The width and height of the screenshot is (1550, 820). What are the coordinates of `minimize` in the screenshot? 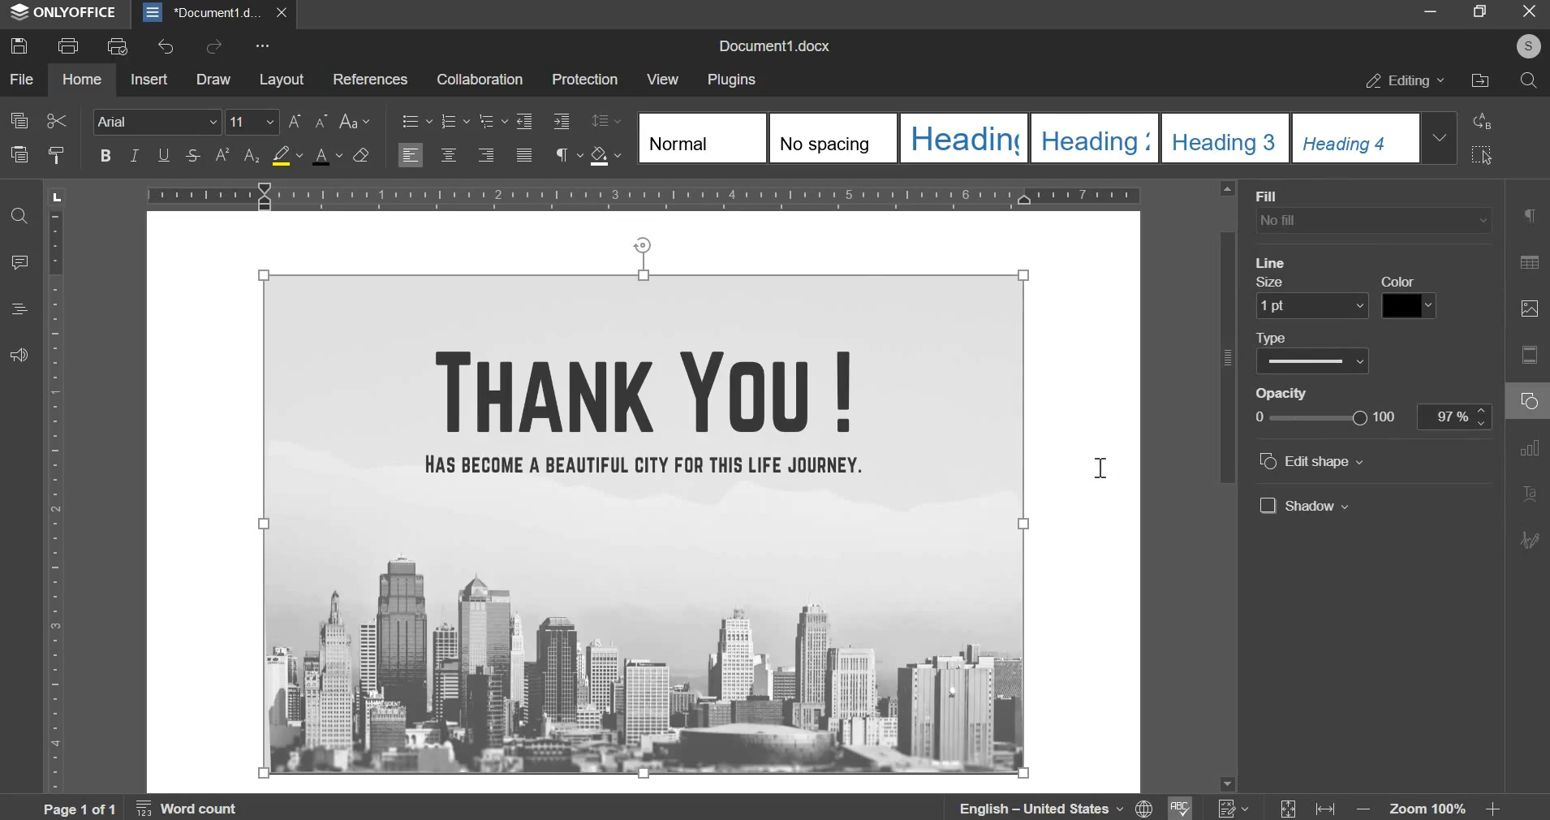 It's located at (1432, 12).